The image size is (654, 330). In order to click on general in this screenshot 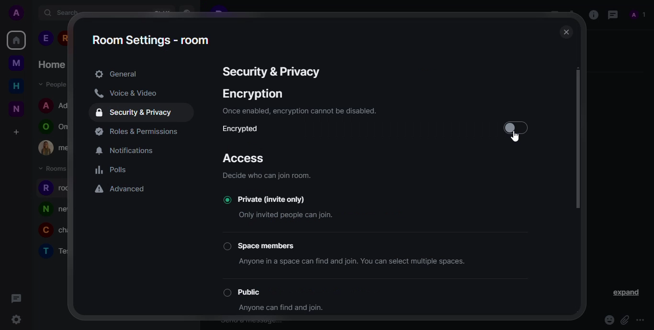, I will do `click(116, 74)`.